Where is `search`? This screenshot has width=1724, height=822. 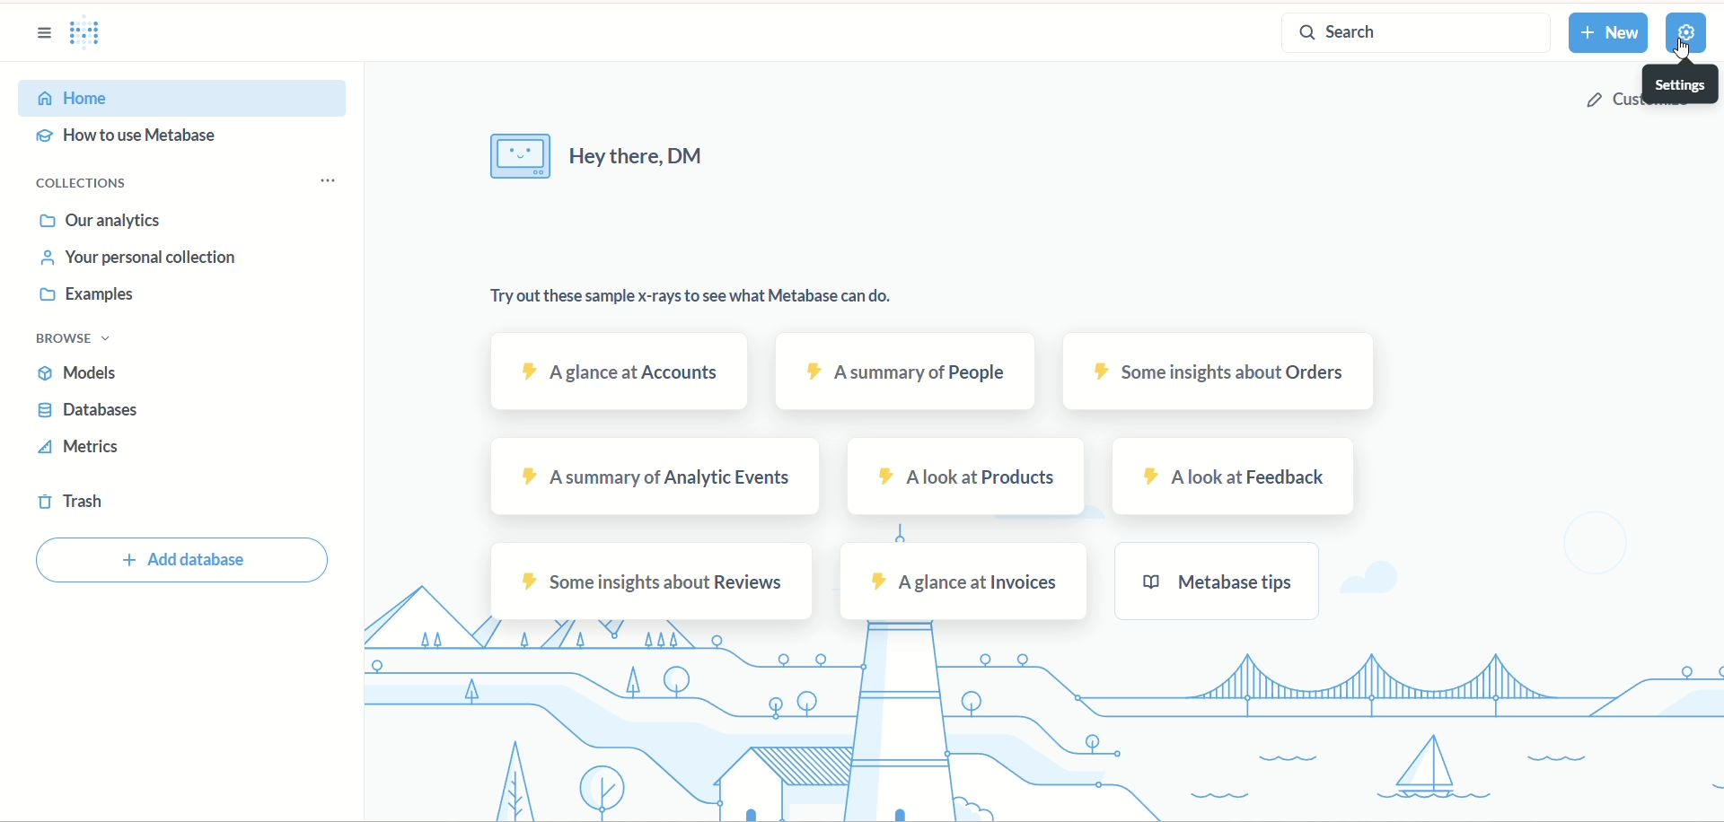 search is located at coordinates (1407, 35).